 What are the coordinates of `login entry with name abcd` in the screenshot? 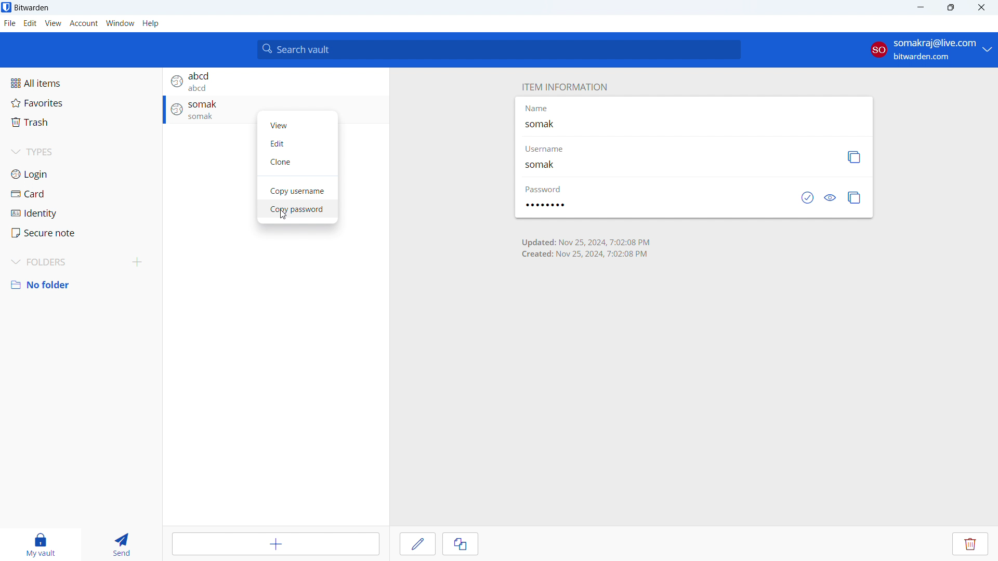 It's located at (275, 81).